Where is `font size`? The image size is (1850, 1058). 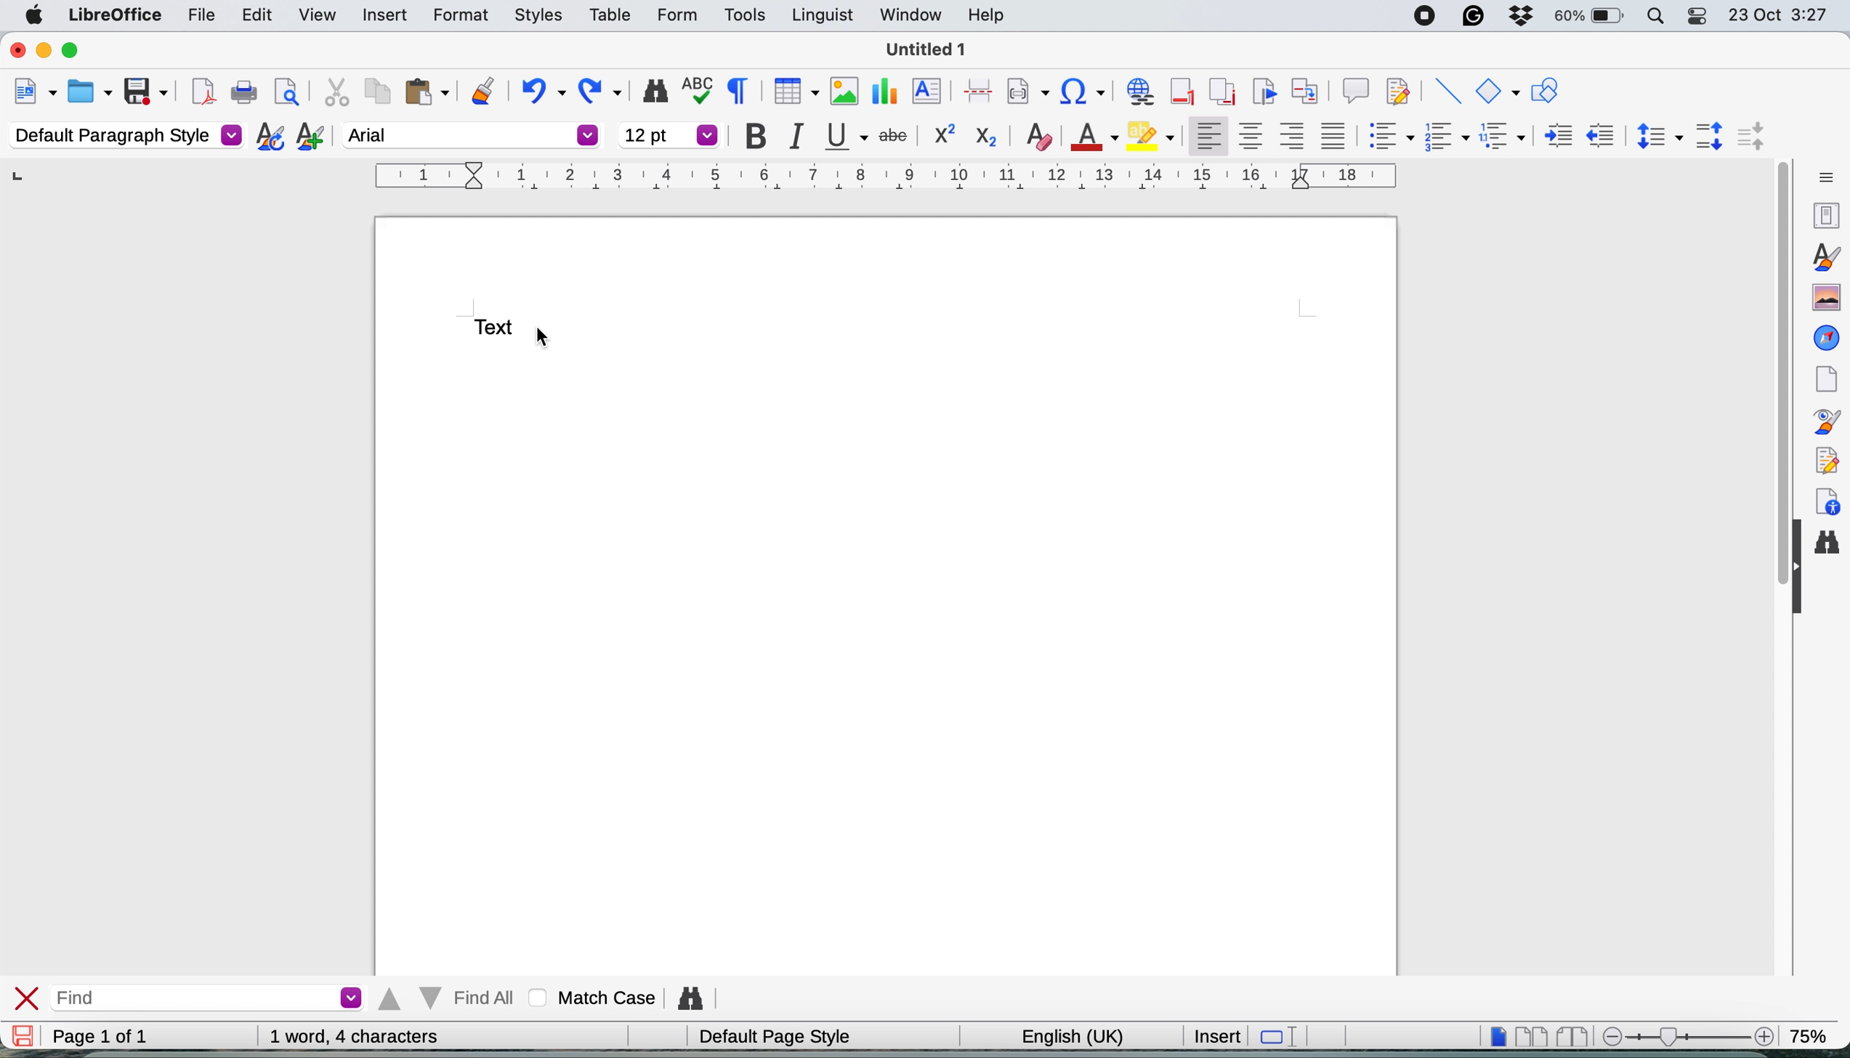 font size is located at coordinates (668, 134).